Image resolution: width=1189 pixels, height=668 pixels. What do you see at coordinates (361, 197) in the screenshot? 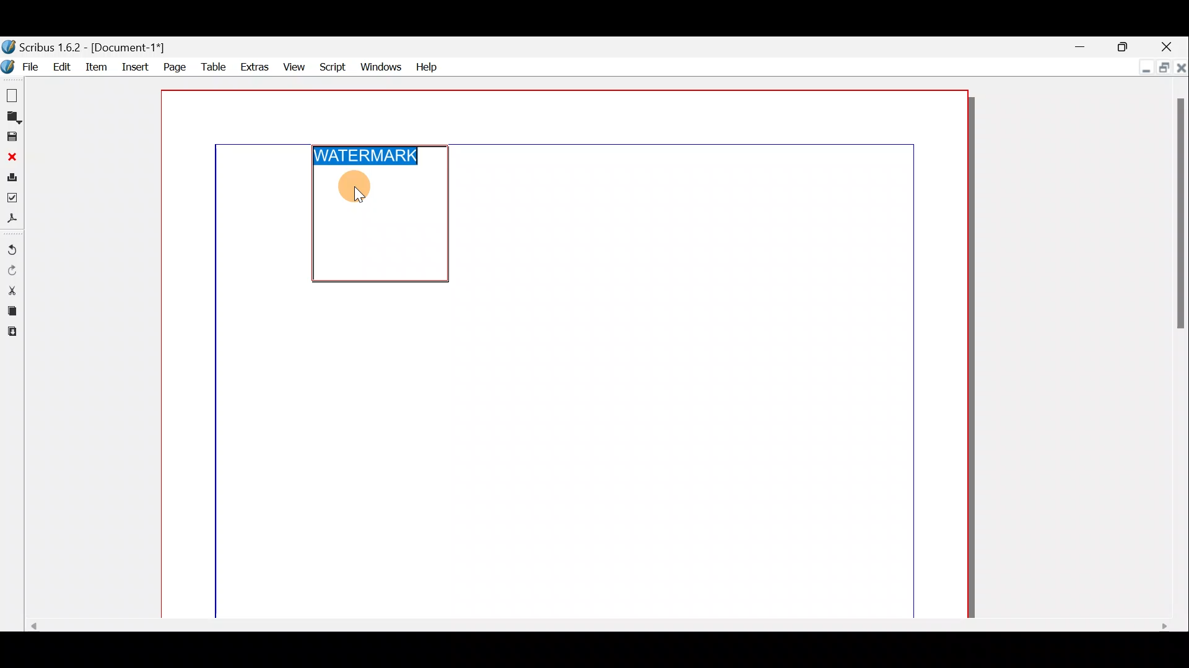
I see `cursor` at bounding box center [361, 197].